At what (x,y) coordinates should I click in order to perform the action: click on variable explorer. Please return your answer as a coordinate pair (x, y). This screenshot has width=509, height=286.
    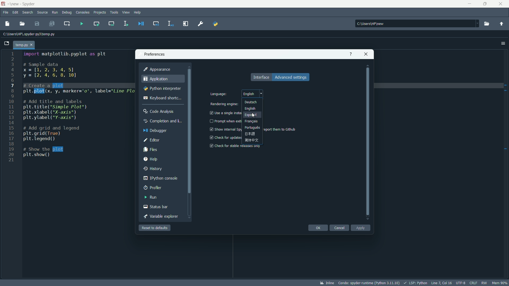
    Looking at the image, I should click on (161, 216).